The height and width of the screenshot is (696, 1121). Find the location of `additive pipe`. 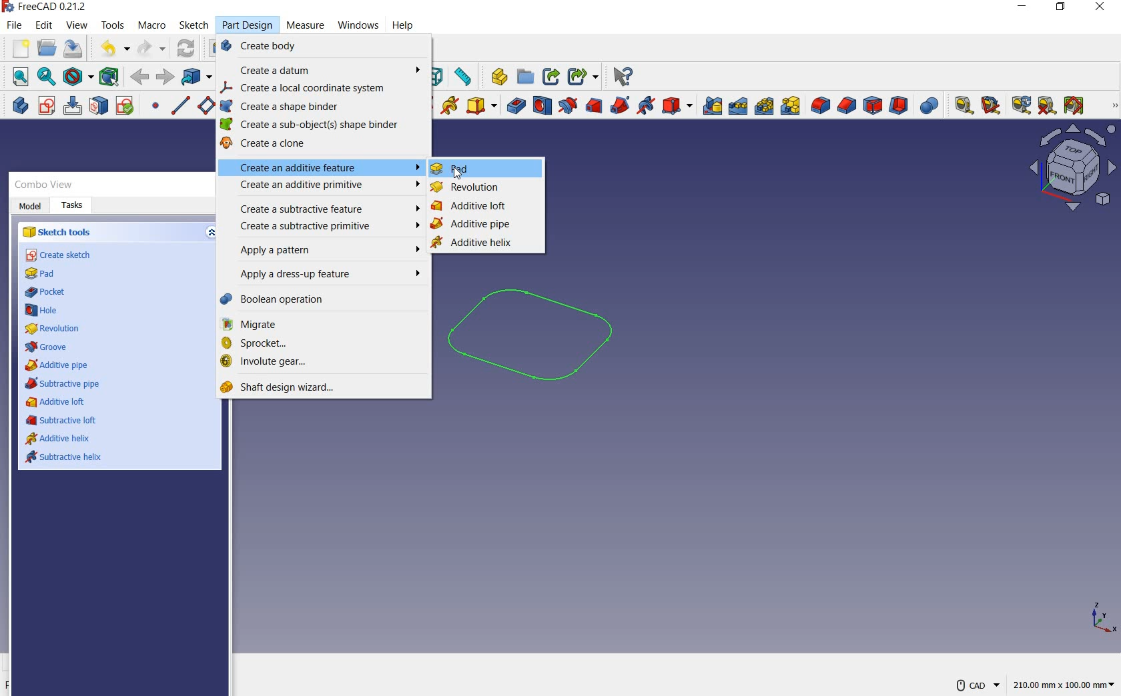

additive pipe is located at coordinates (472, 226).